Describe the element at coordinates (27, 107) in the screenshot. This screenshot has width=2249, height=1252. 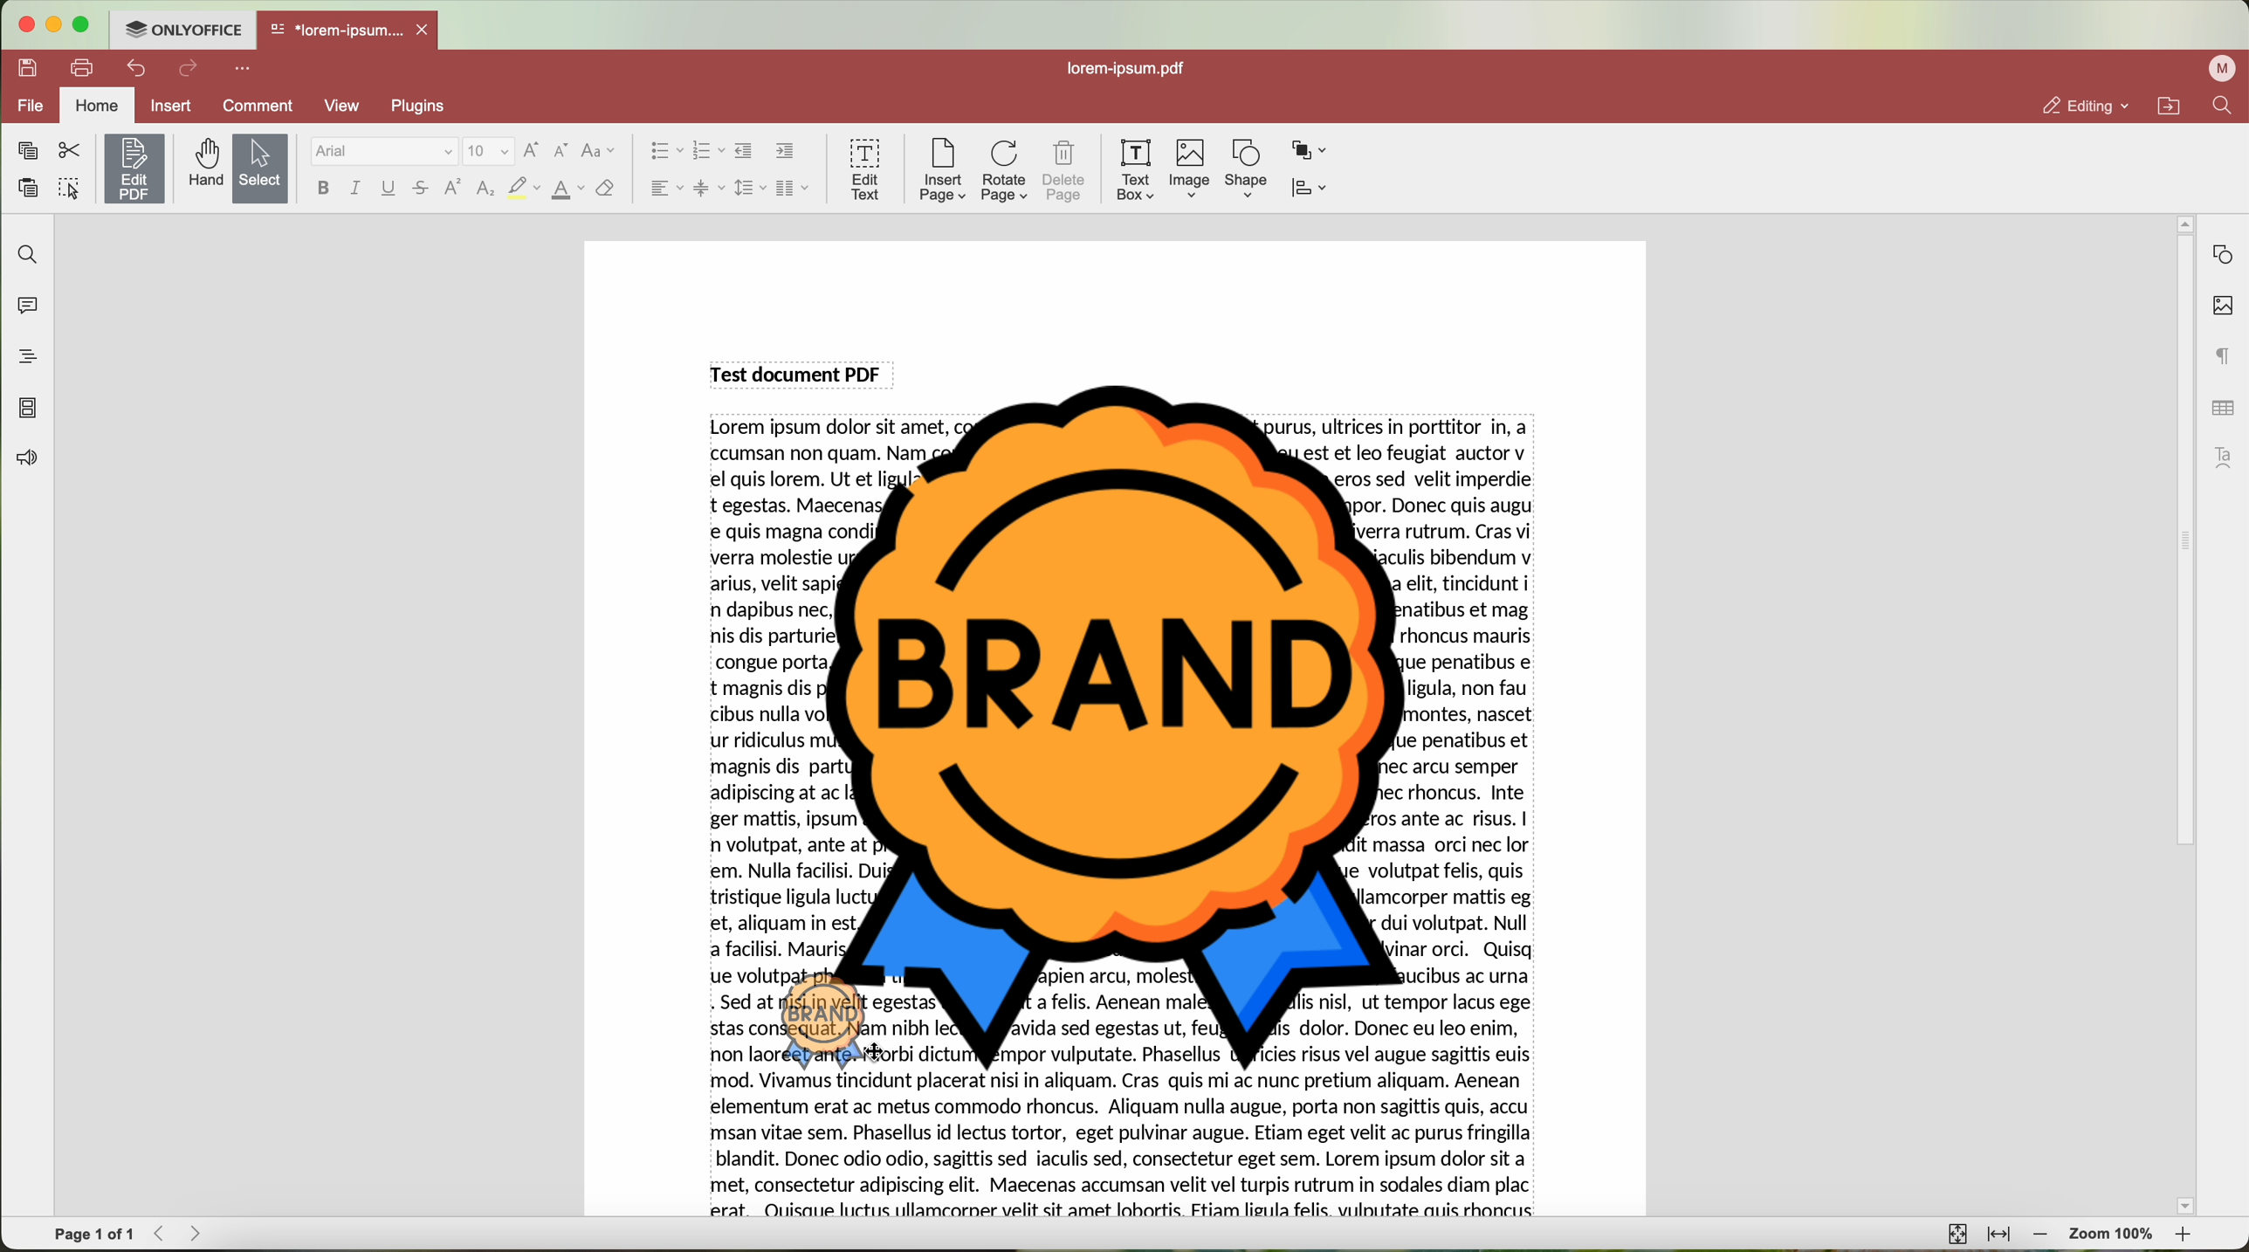
I see `file` at that location.